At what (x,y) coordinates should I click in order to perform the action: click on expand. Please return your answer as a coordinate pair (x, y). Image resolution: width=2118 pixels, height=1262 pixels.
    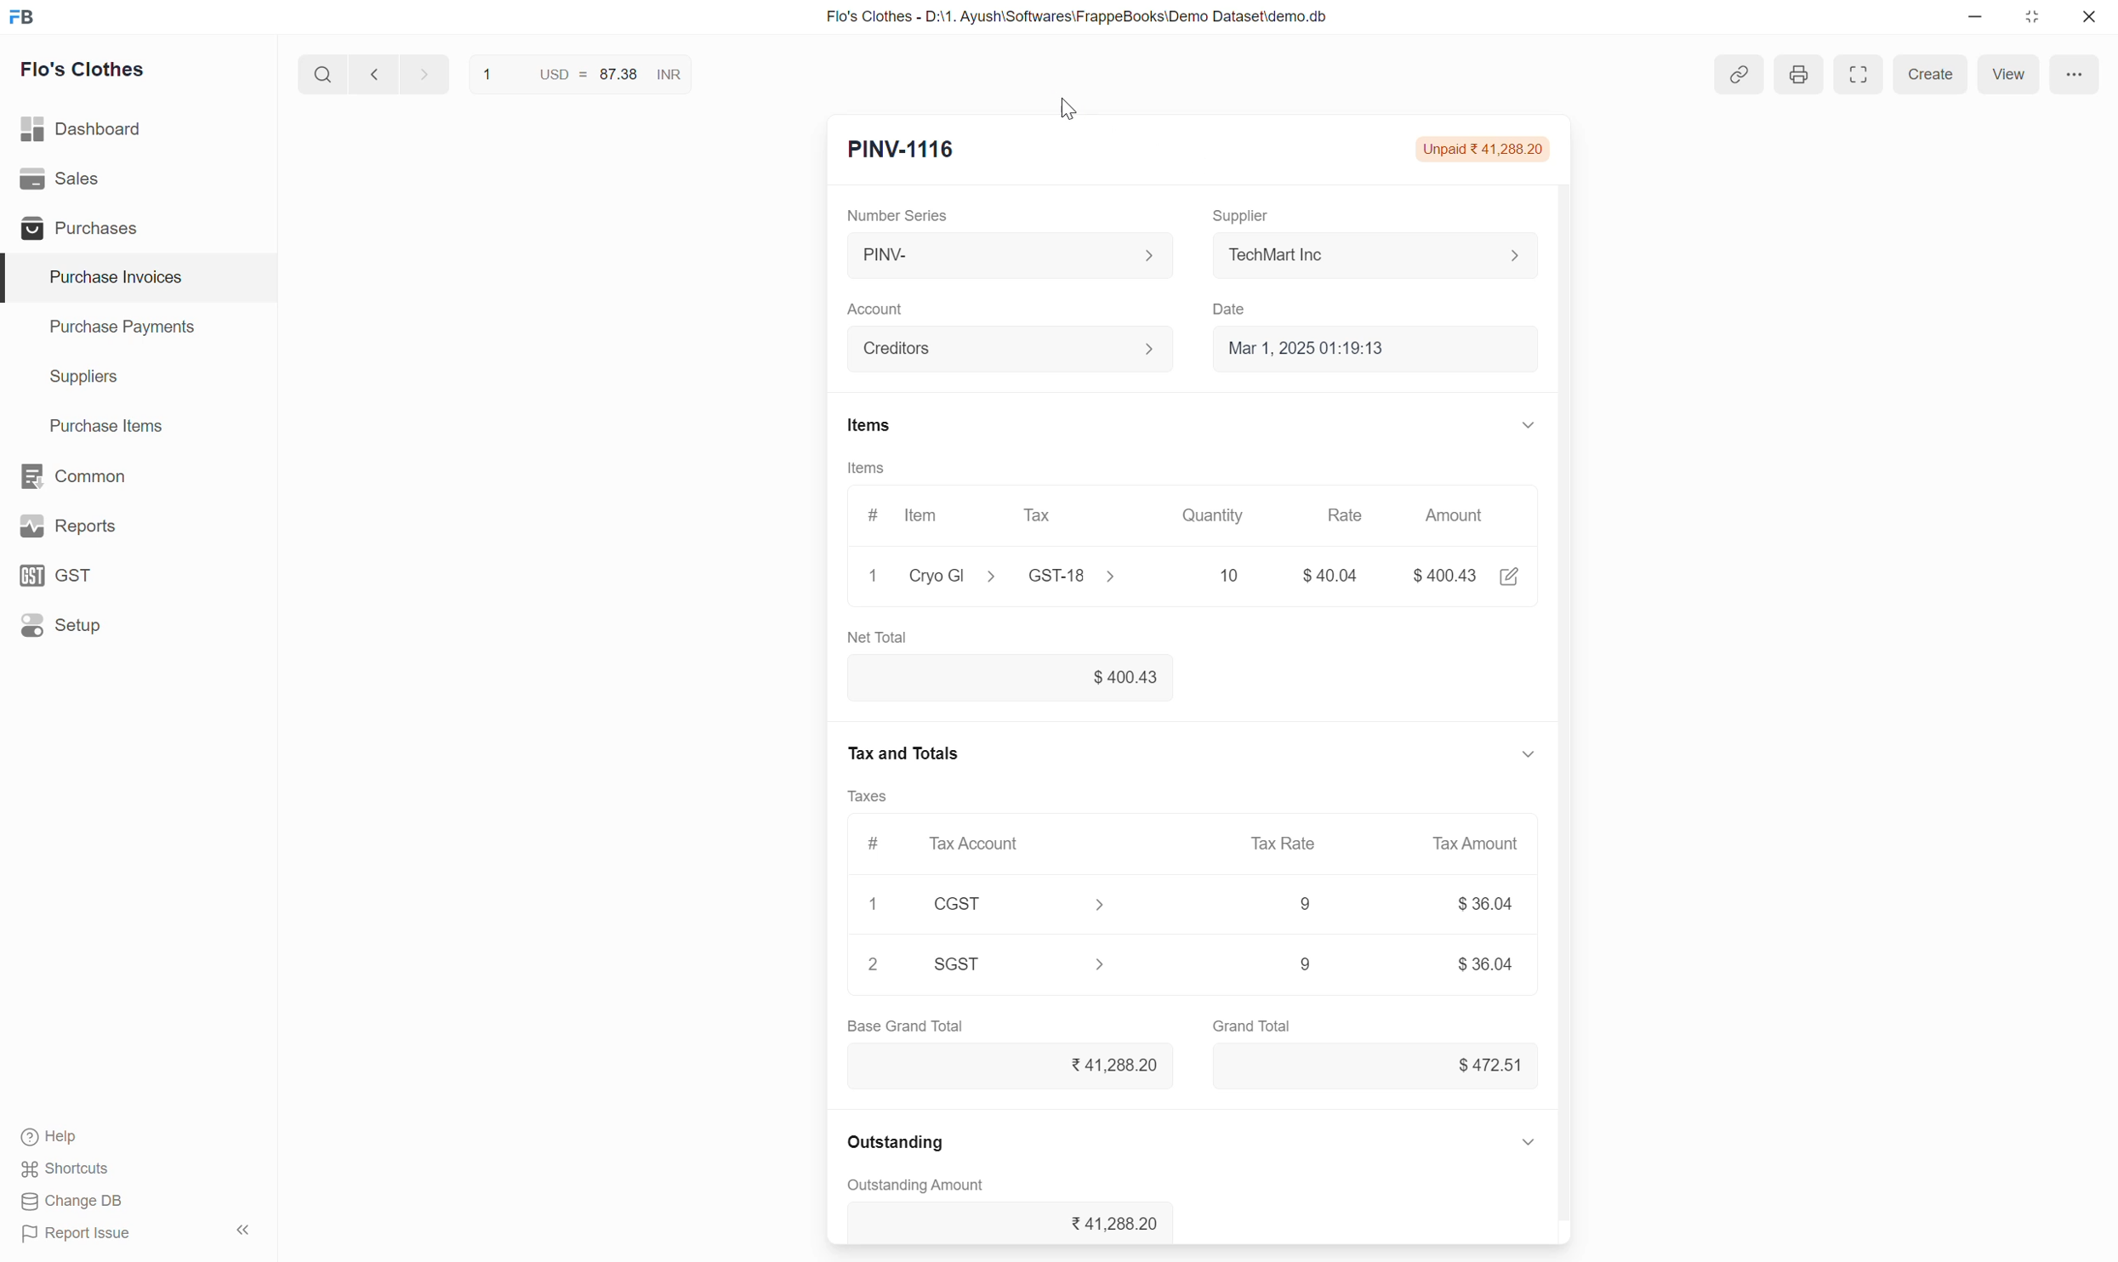
    Looking at the image, I should click on (1532, 1144).